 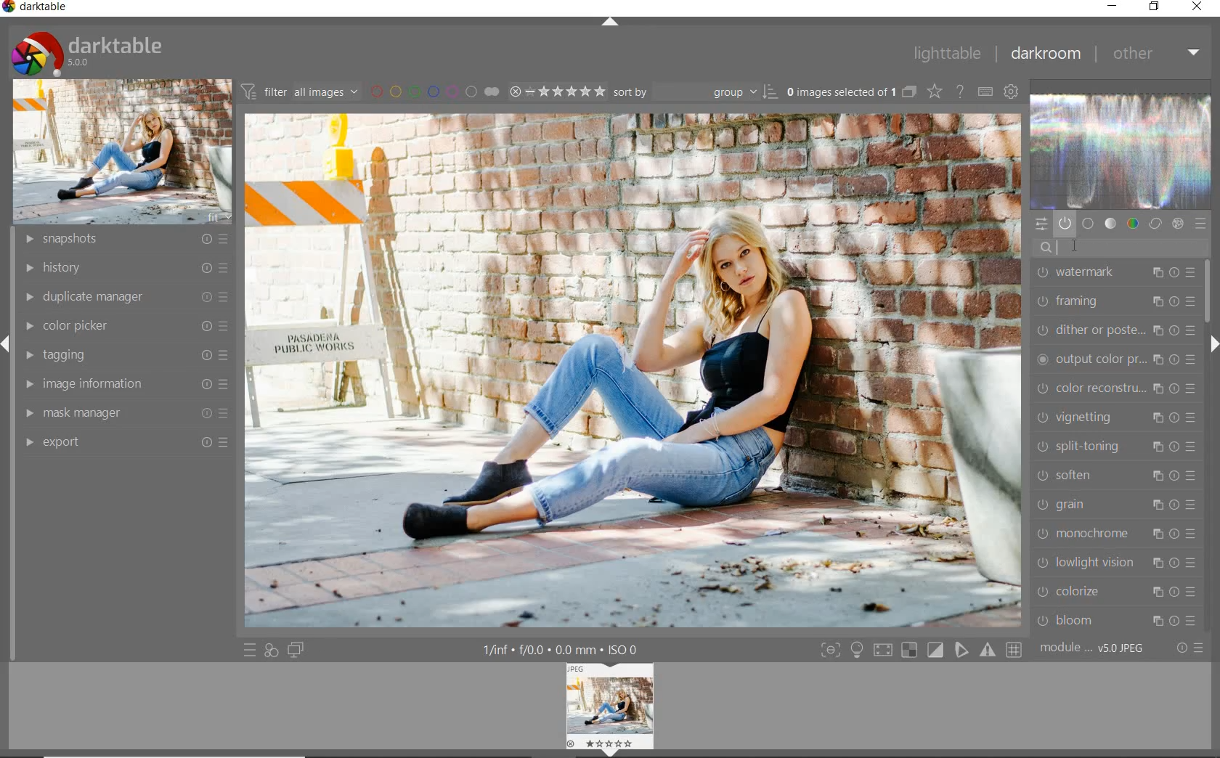 I want to click on tone, so click(x=1111, y=222).